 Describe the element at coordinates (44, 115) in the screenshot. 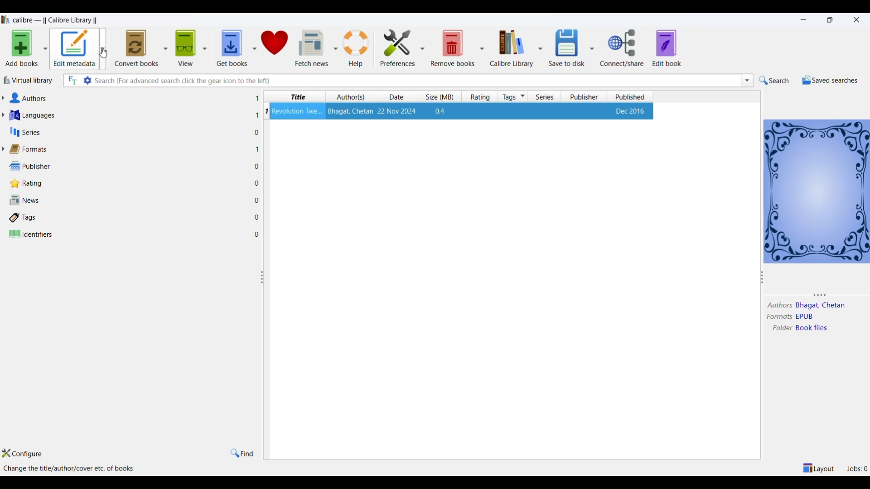

I see `languages and number of languages` at that location.